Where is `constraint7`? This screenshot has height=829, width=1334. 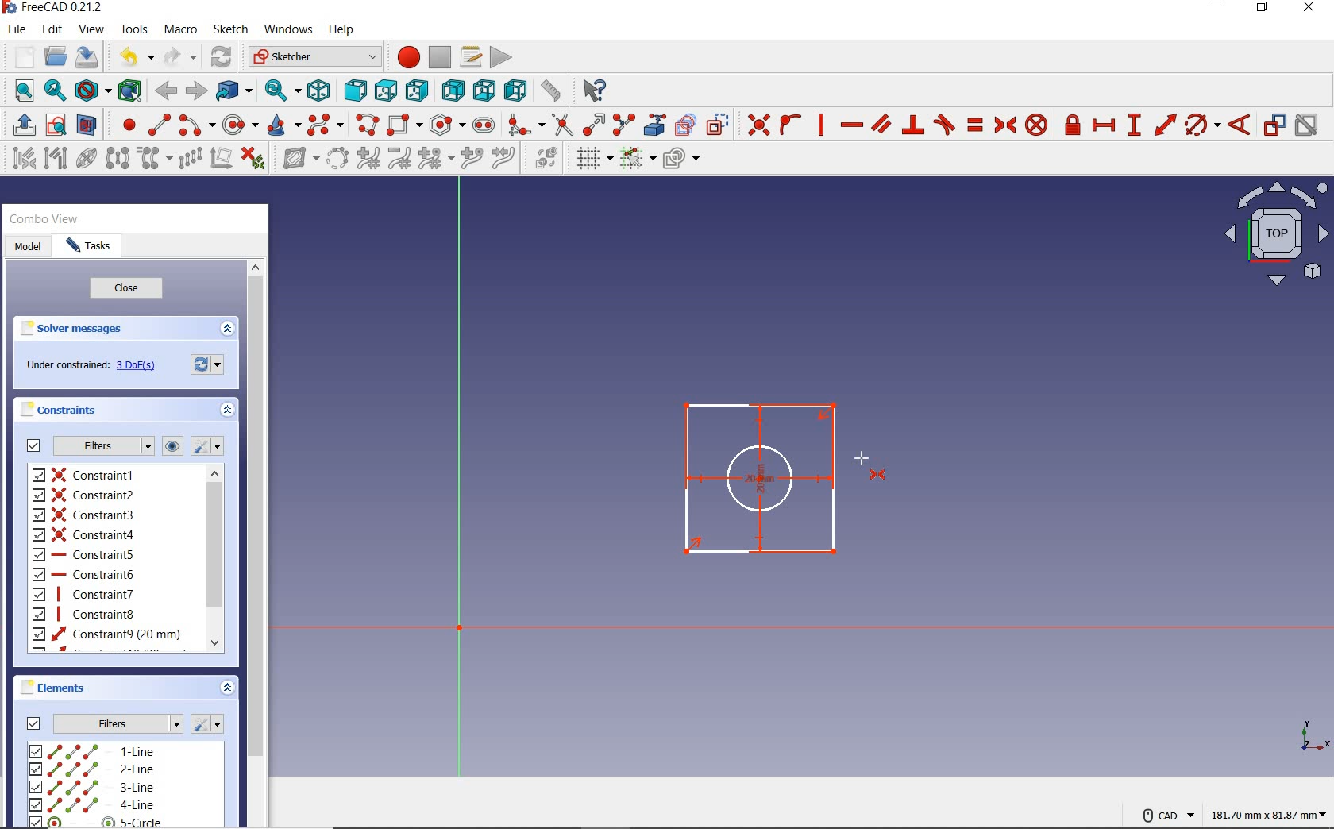 constraint7 is located at coordinates (84, 594).